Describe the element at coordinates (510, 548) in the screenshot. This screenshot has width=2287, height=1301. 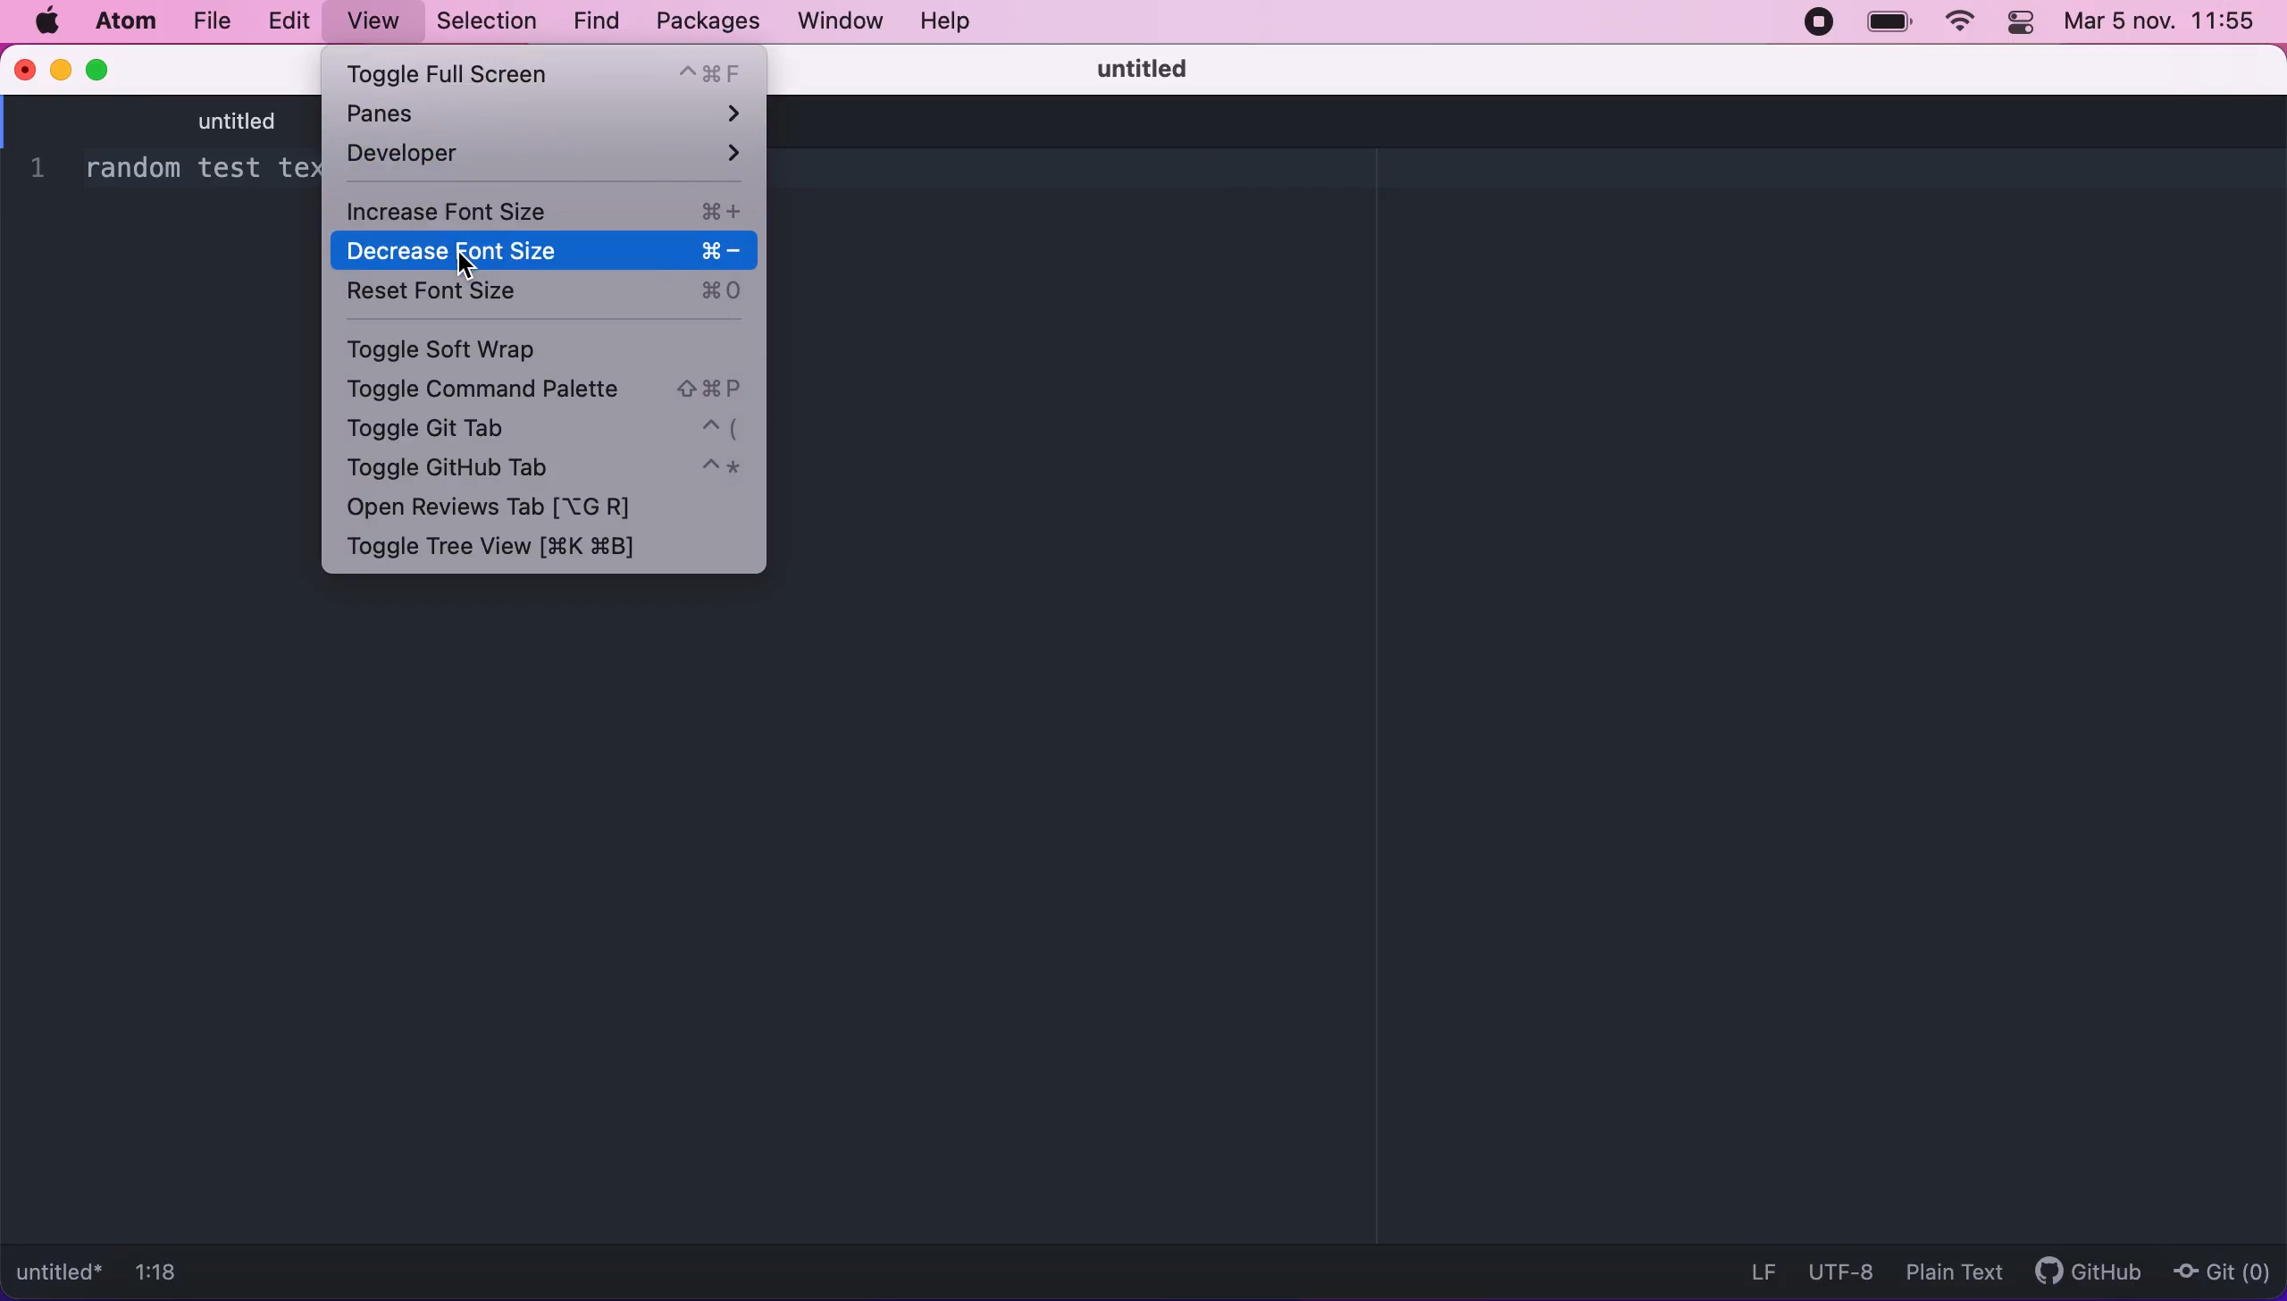
I see `toggle tree view` at that location.